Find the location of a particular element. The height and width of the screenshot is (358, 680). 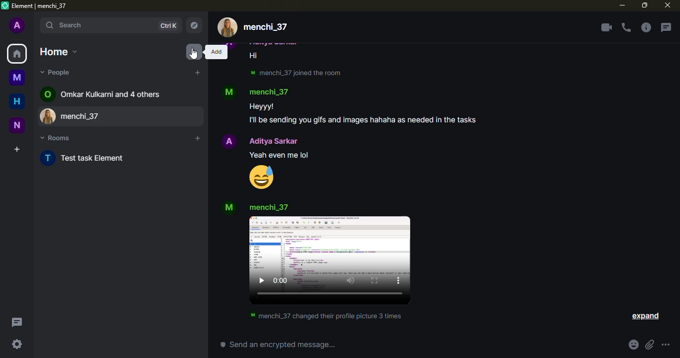

myspace is located at coordinates (17, 77).